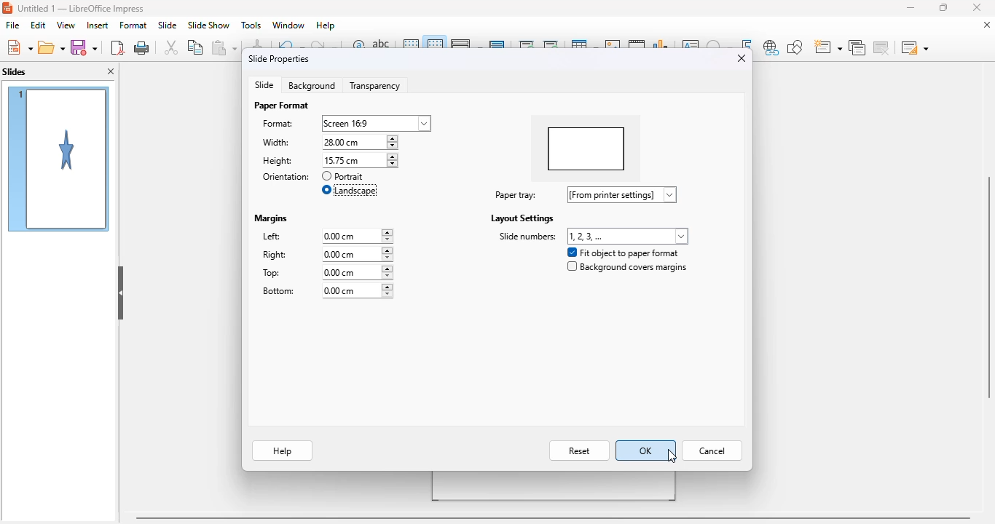 The image size is (995, 524). What do you see at coordinates (392, 165) in the screenshot?
I see `decrease height` at bounding box center [392, 165].